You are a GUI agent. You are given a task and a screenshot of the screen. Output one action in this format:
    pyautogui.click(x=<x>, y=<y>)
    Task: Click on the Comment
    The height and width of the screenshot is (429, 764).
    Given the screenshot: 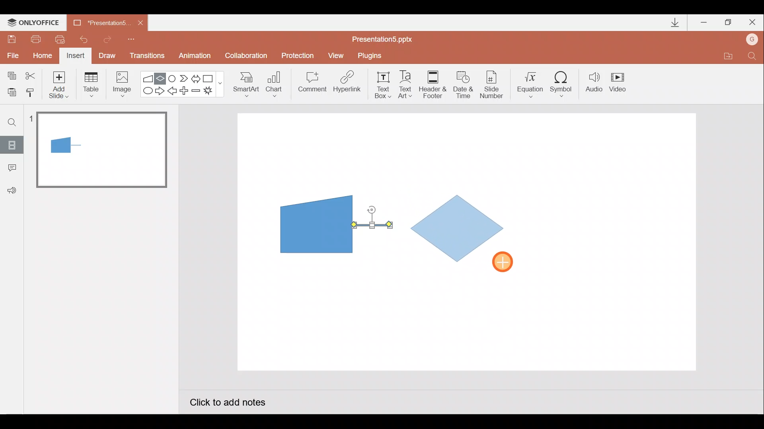 What is the action you would take?
    pyautogui.click(x=311, y=85)
    